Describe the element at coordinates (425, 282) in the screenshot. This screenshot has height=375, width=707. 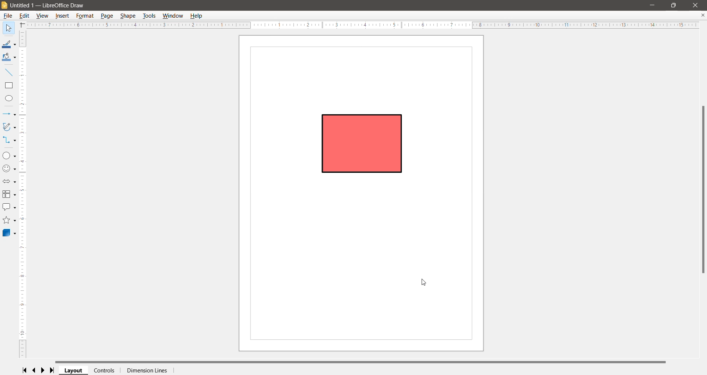
I see `Cursor` at that location.